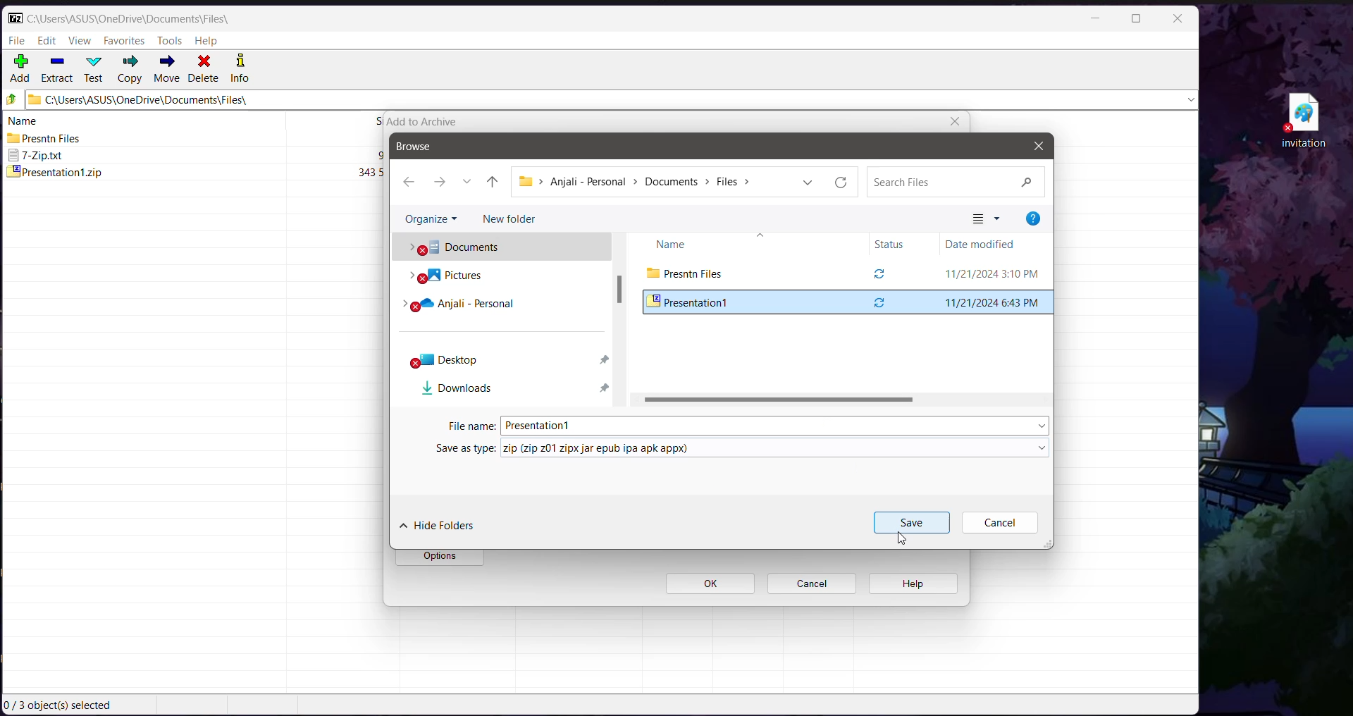 This screenshot has height=716, width=1353. Describe the element at coordinates (130, 70) in the screenshot. I see `Copy` at that location.